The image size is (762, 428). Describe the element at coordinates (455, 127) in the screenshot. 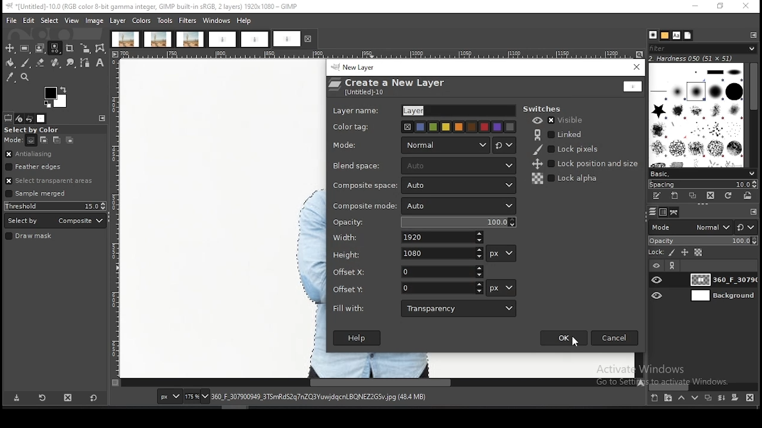

I see `color tag` at that location.